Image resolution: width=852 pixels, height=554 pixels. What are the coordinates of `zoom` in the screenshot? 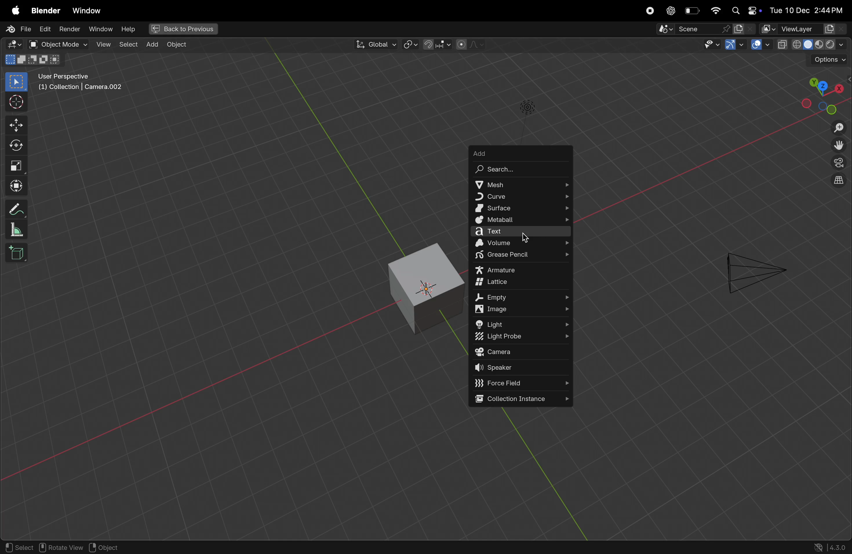 It's located at (837, 127).